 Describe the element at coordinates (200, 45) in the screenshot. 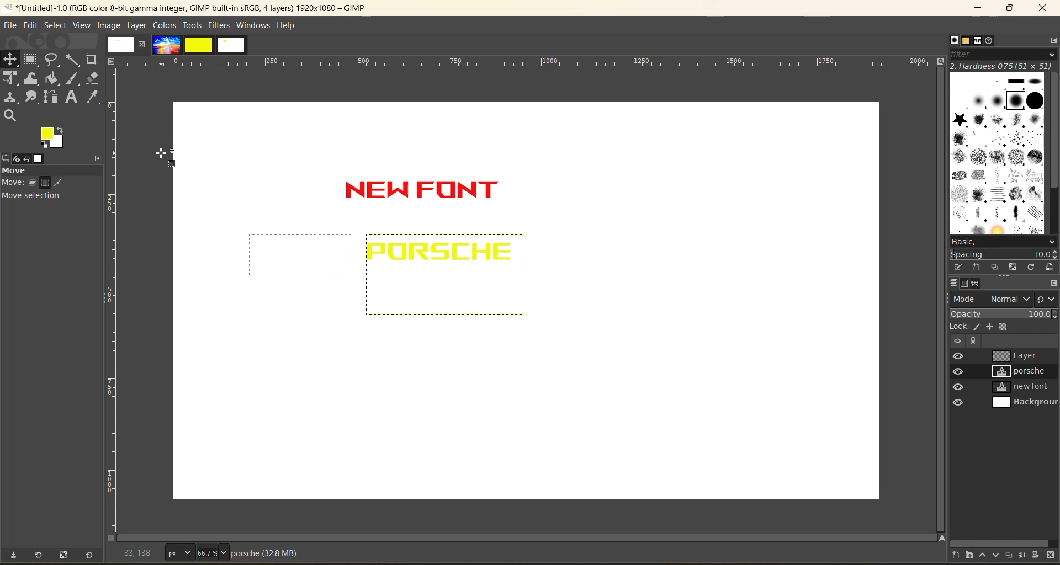

I see `images` at that location.